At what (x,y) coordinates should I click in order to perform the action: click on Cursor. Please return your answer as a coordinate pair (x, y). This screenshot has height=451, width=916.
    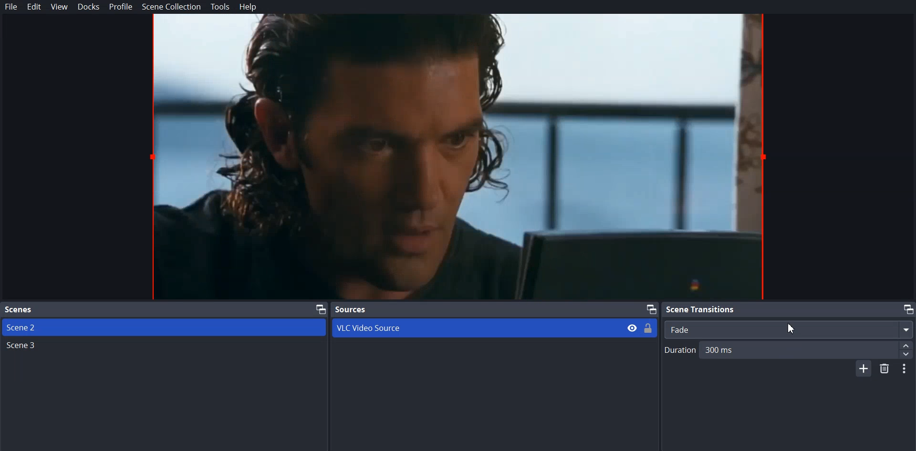
    Looking at the image, I should click on (793, 328).